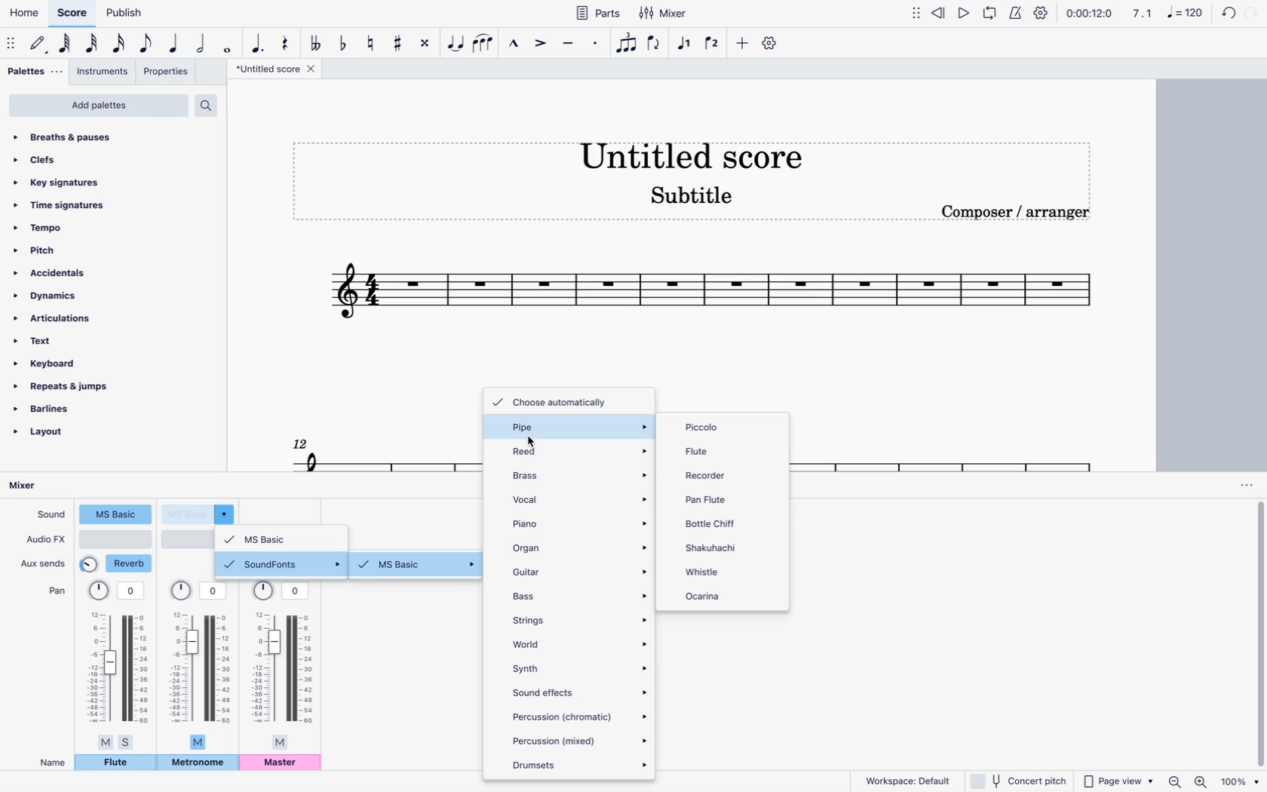  Describe the element at coordinates (1025, 215) in the screenshot. I see `composer / arranger` at that location.